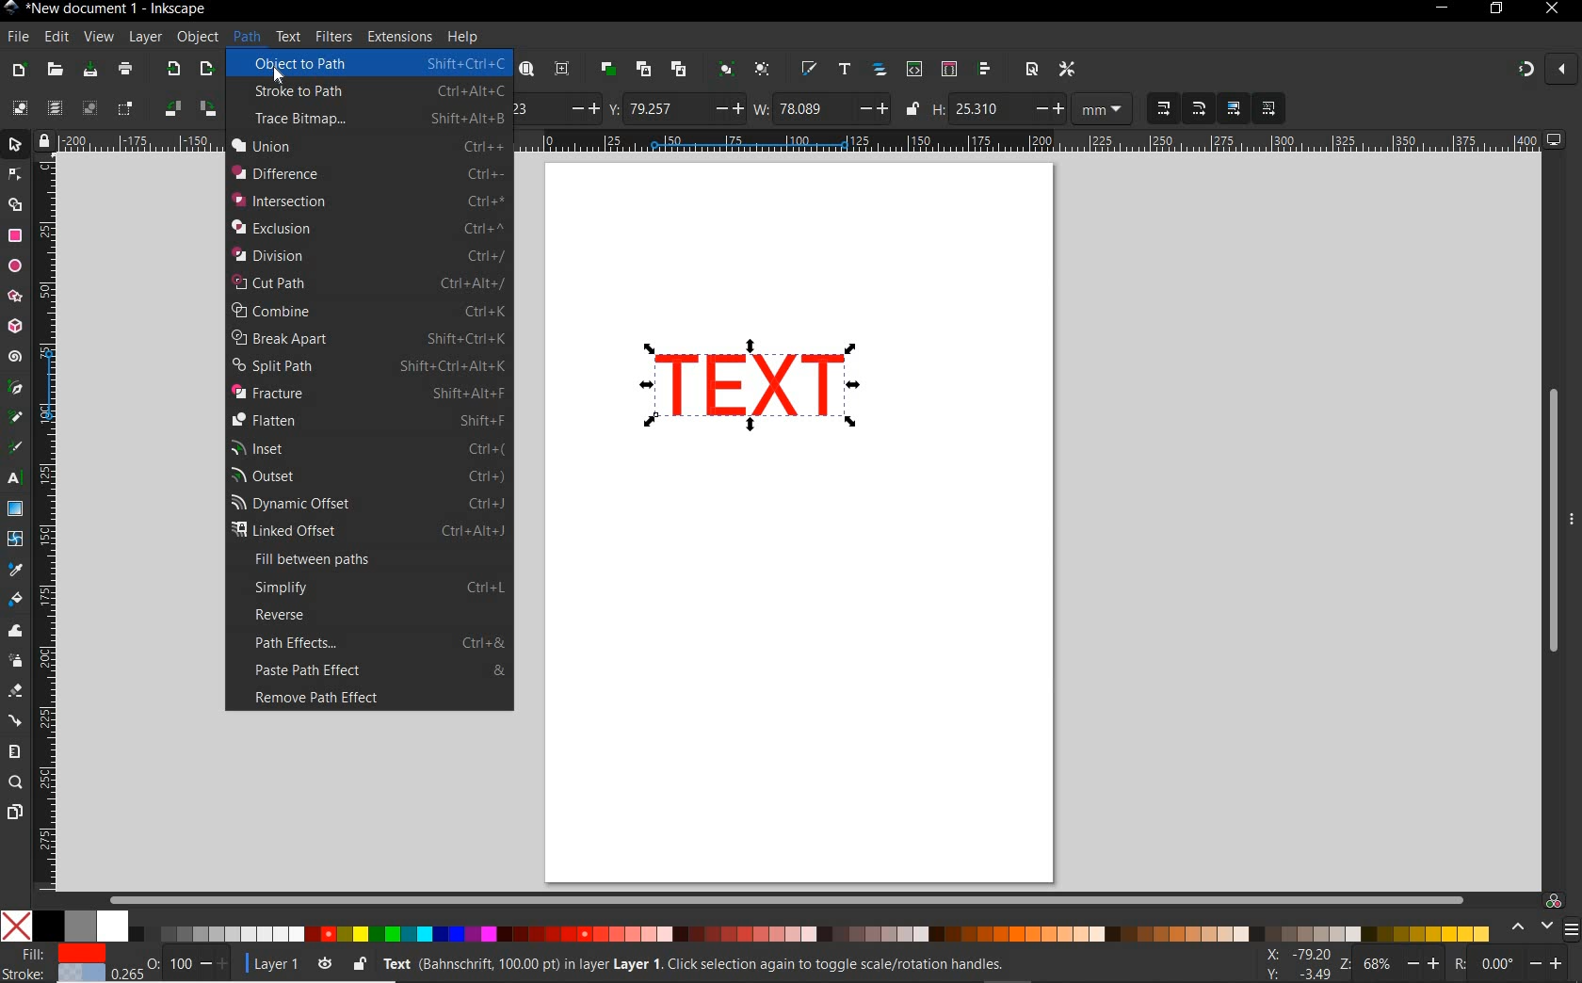 This screenshot has width=1582, height=983. I want to click on GRADIENT TOOL, so click(15, 508).